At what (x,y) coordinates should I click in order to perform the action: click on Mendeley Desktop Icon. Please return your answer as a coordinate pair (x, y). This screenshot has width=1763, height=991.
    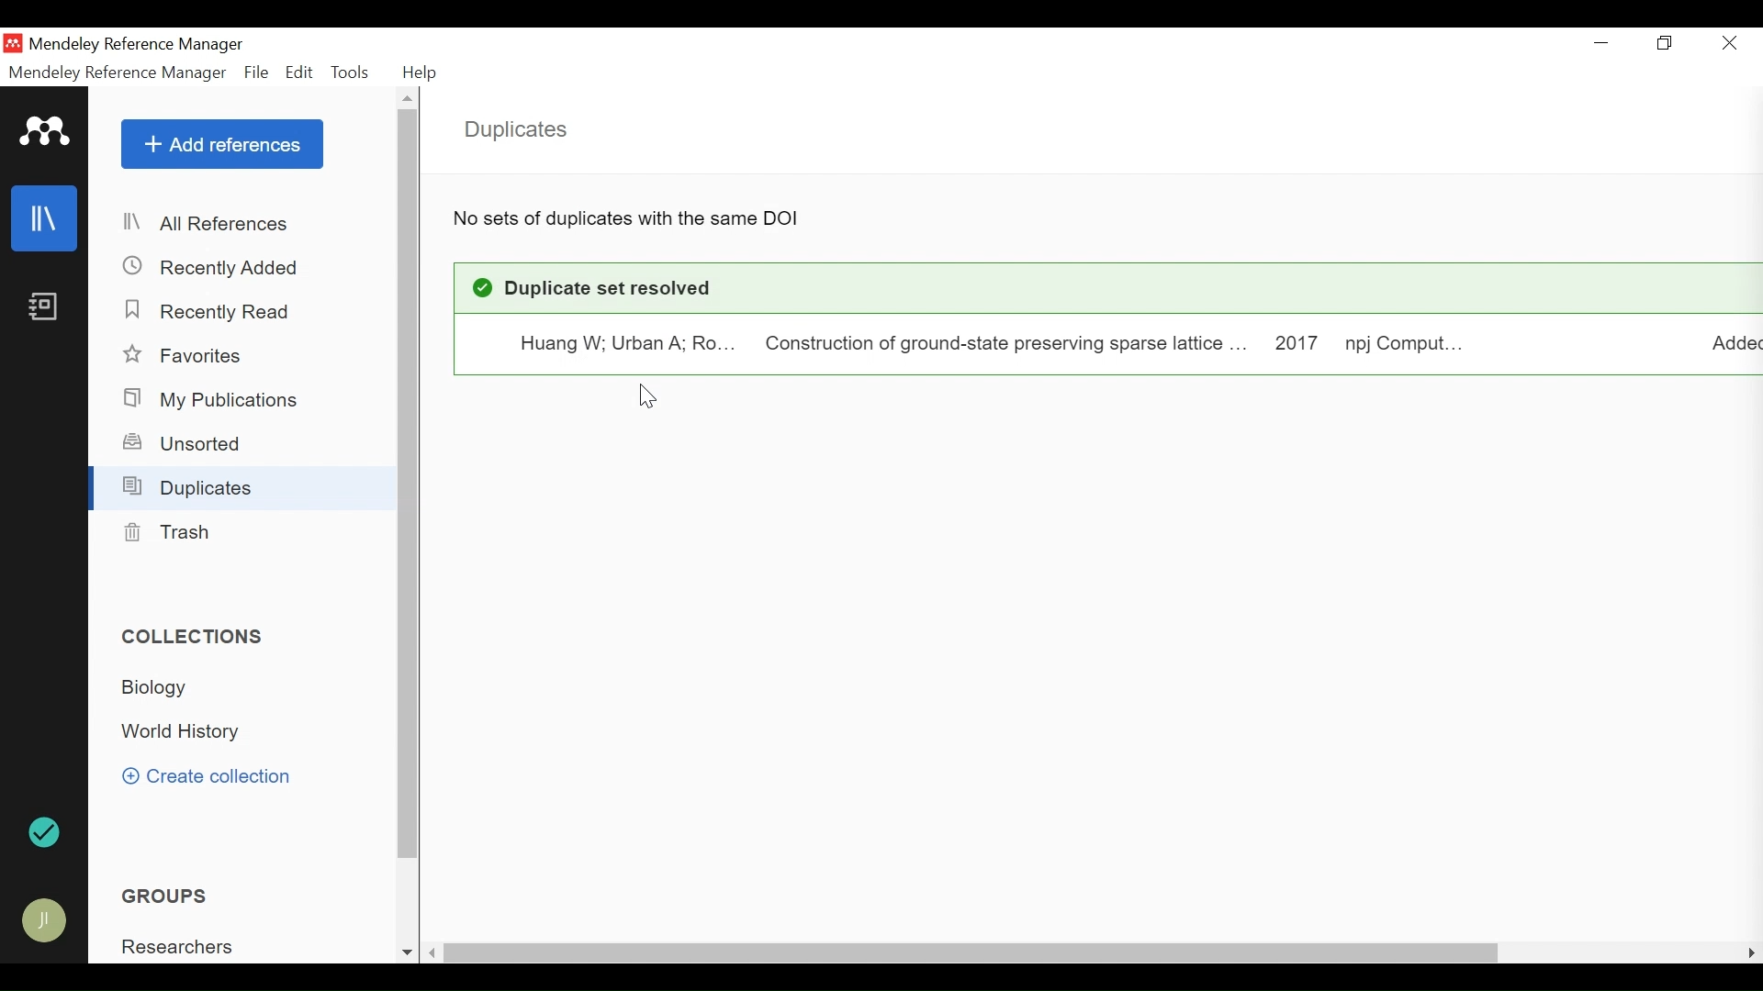
    Looking at the image, I should click on (13, 42).